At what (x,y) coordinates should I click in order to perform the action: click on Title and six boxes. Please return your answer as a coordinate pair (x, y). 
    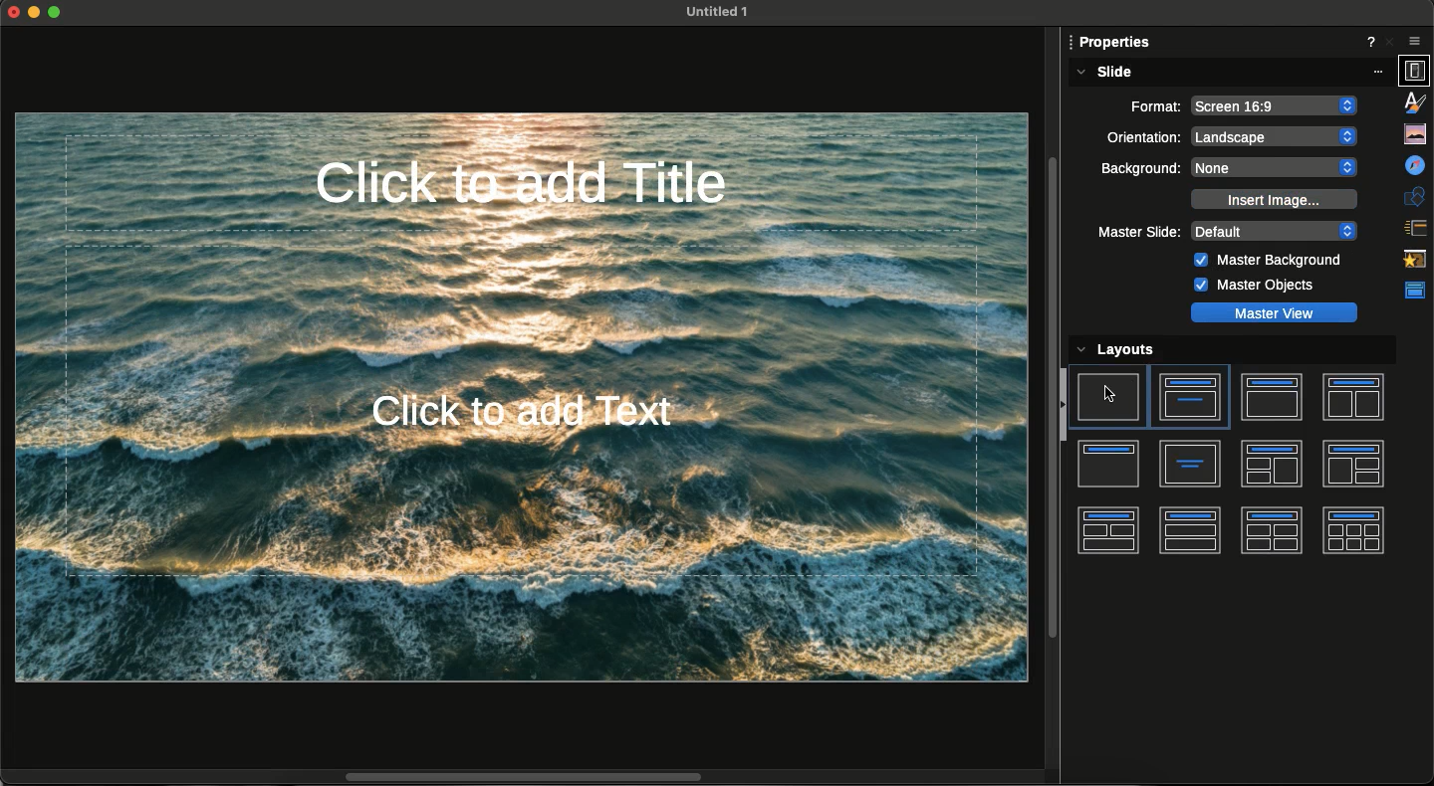
    Looking at the image, I should click on (1353, 530).